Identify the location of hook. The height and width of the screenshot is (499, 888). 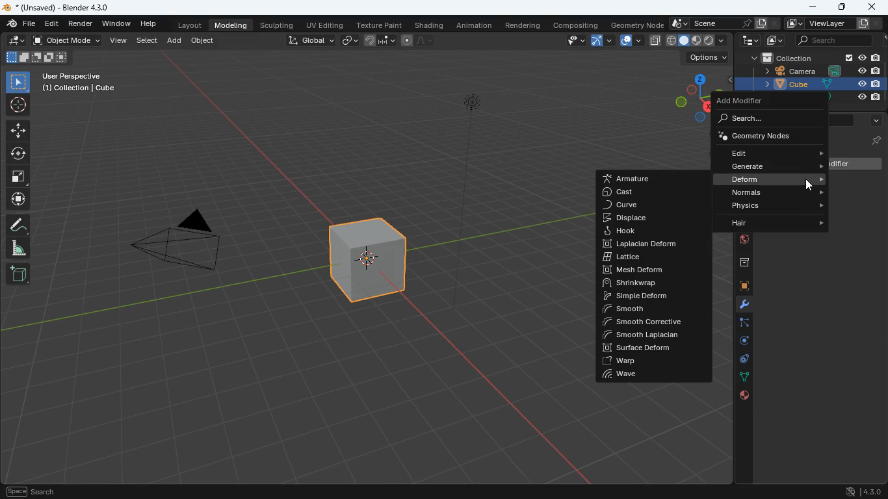
(624, 231).